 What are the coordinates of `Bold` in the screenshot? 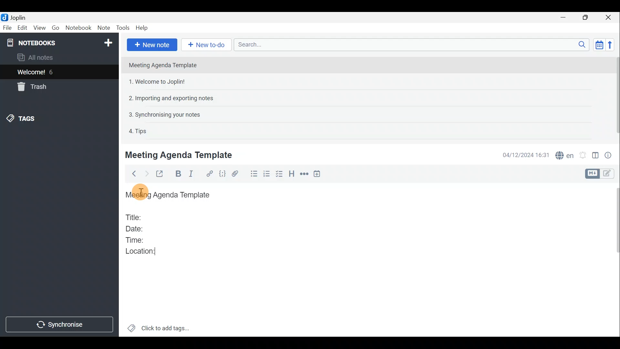 It's located at (177, 174).